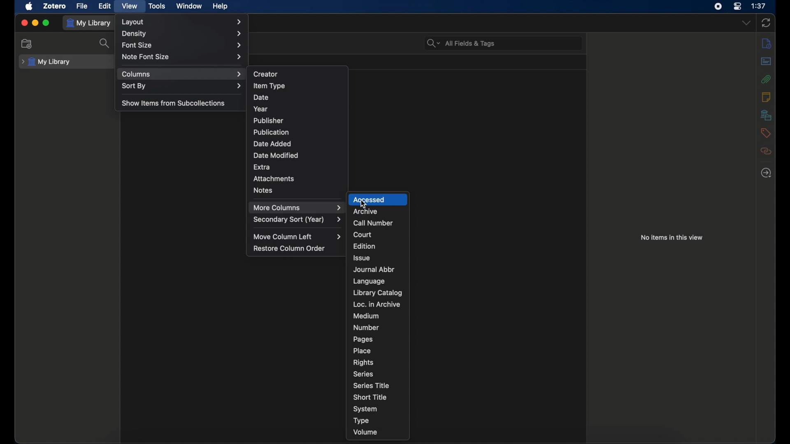  Describe the element at coordinates (55, 6) in the screenshot. I see `zotero` at that location.